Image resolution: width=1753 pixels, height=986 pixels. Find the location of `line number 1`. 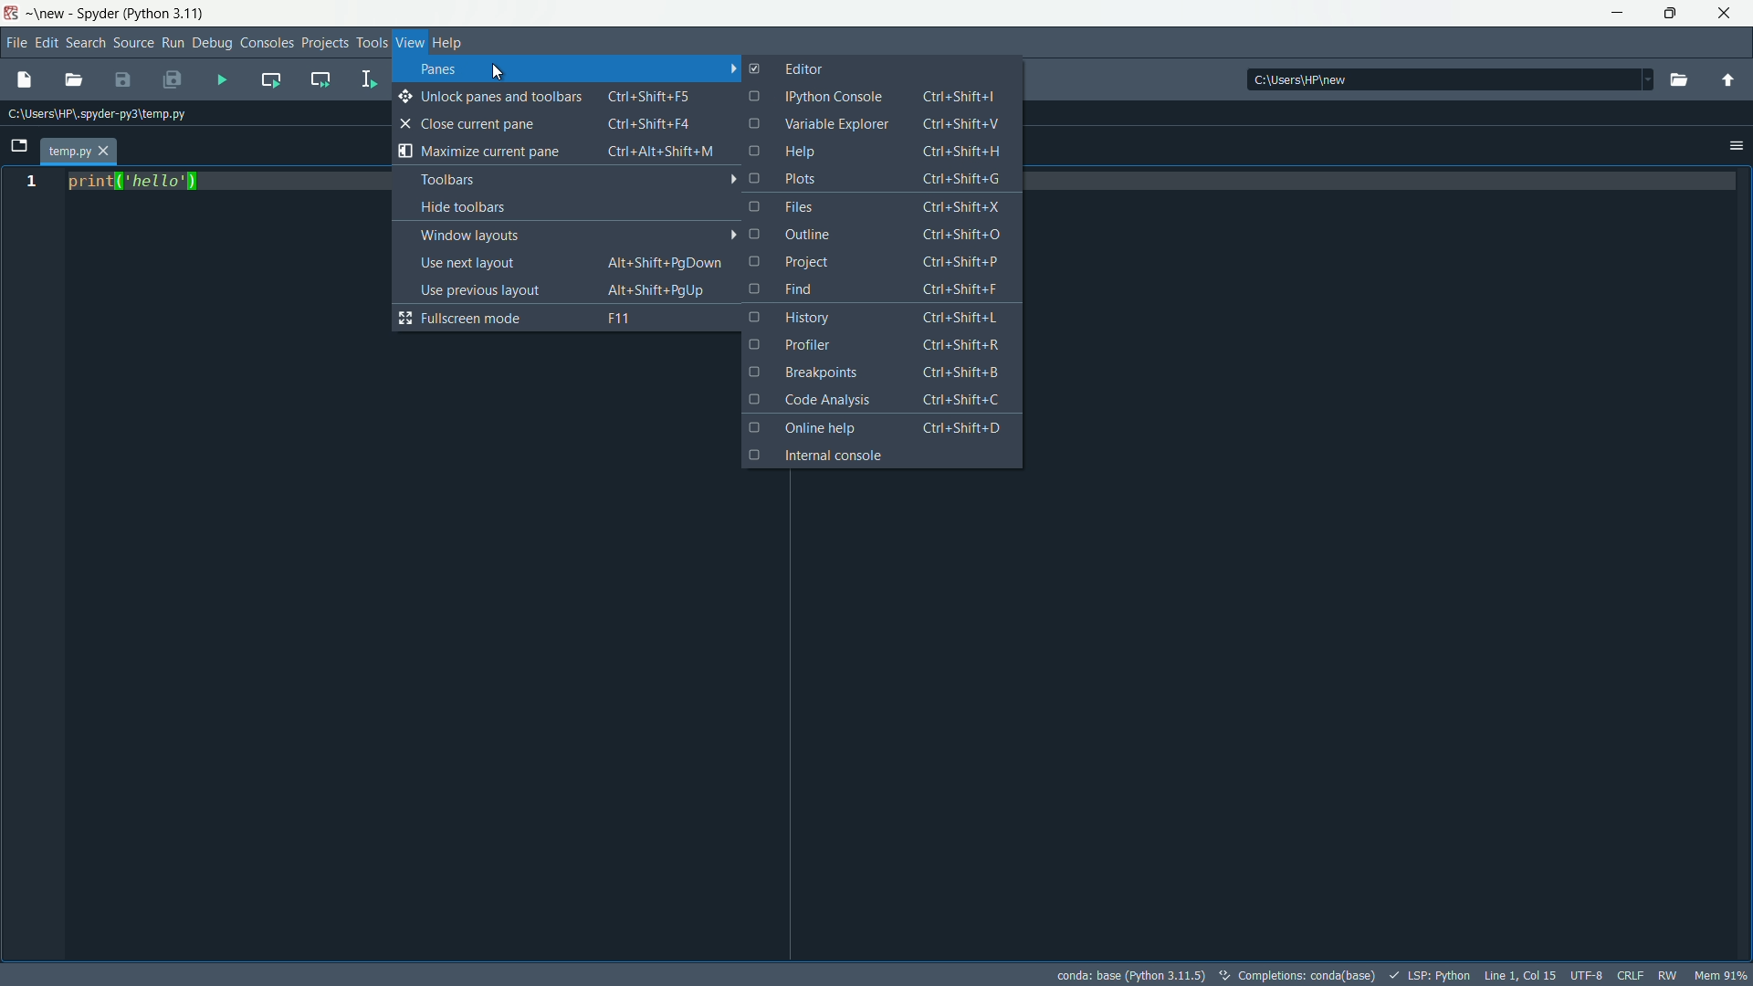

line number 1 is located at coordinates (29, 183).